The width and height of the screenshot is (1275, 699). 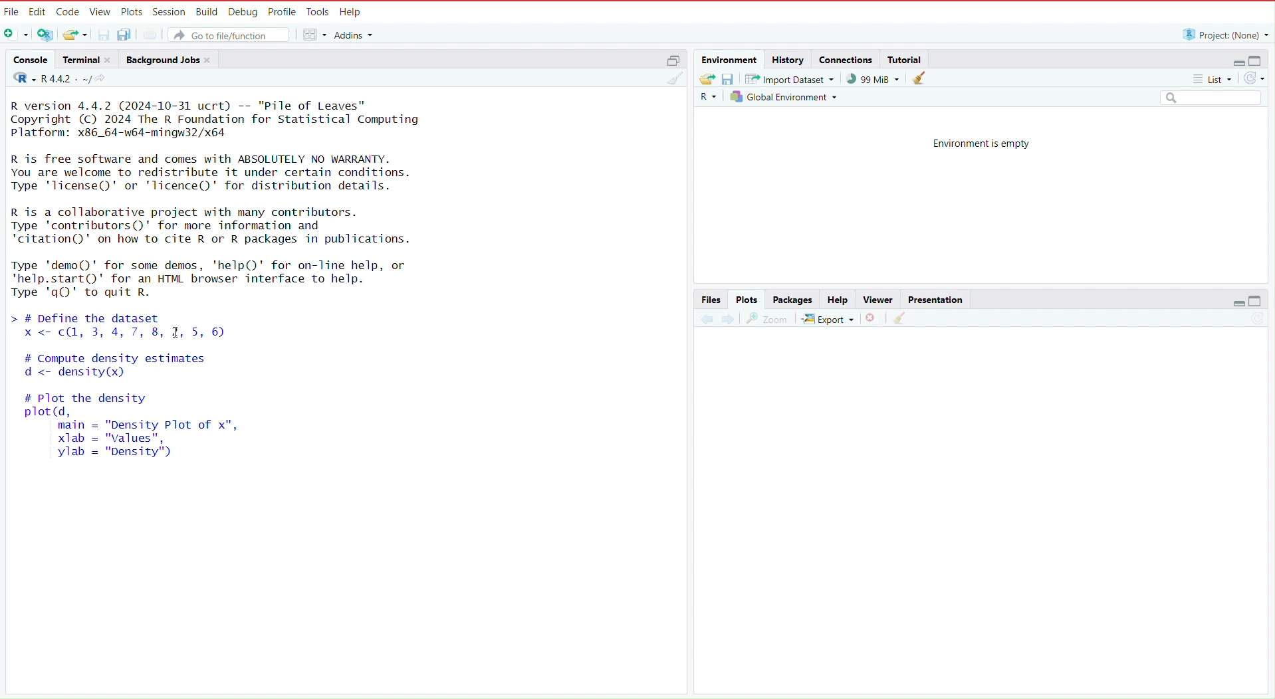 I want to click on viewer, so click(x=874, y=298).